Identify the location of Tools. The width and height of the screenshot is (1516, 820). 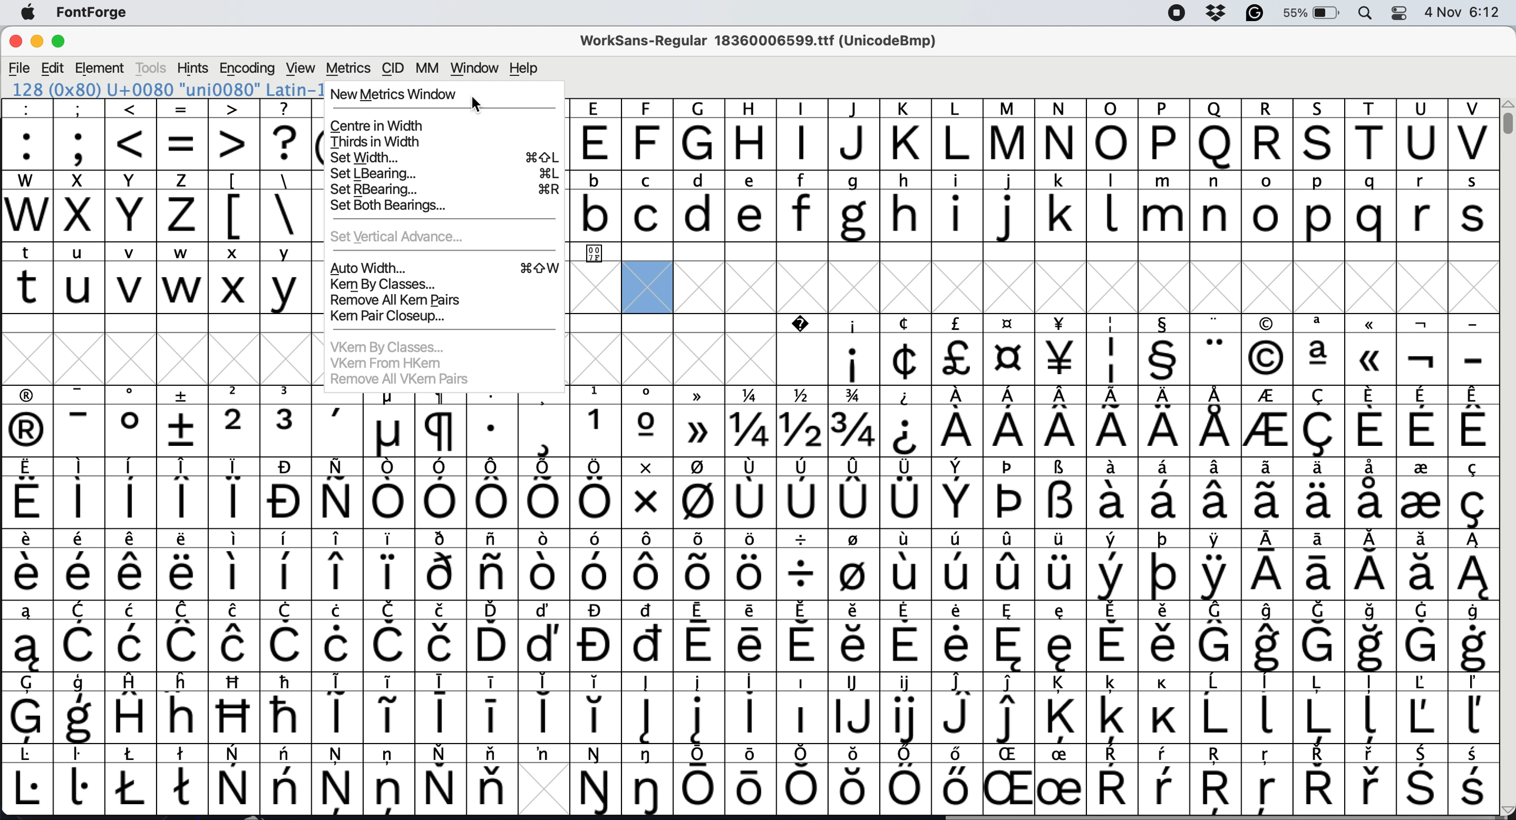
(149, 68).